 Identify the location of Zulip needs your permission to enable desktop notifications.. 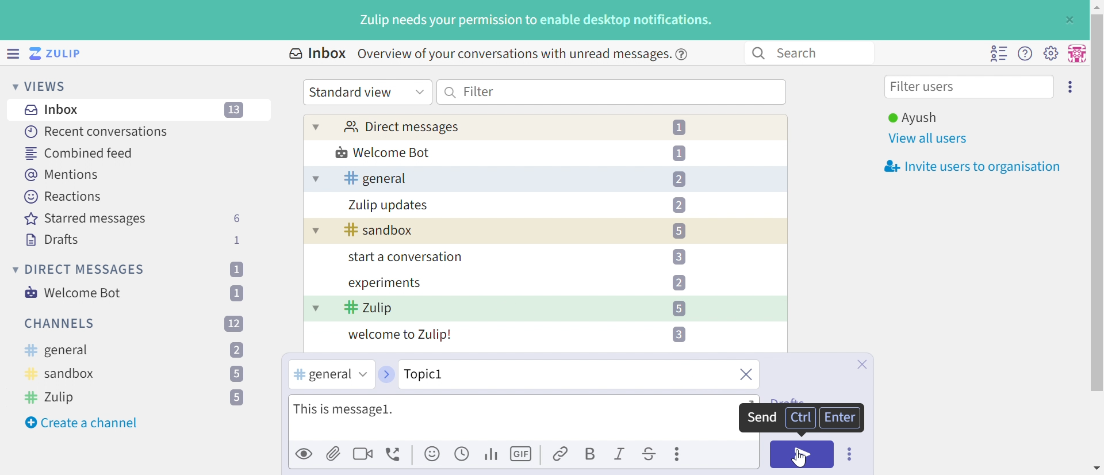
(536, 21).